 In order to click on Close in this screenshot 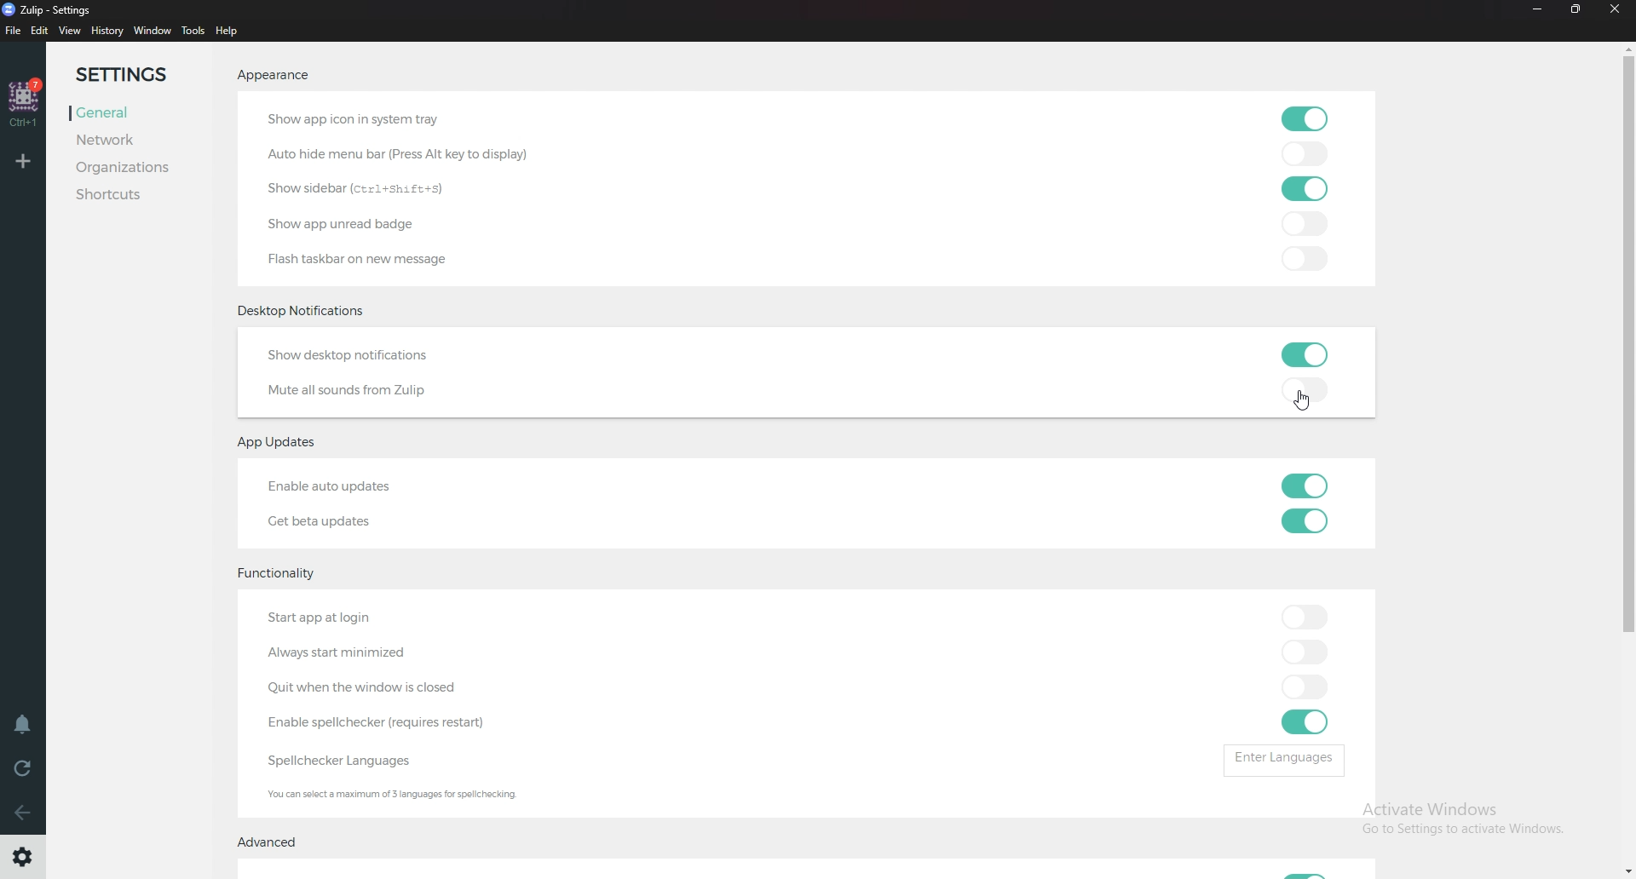, I will do `click(1616, 11)`.